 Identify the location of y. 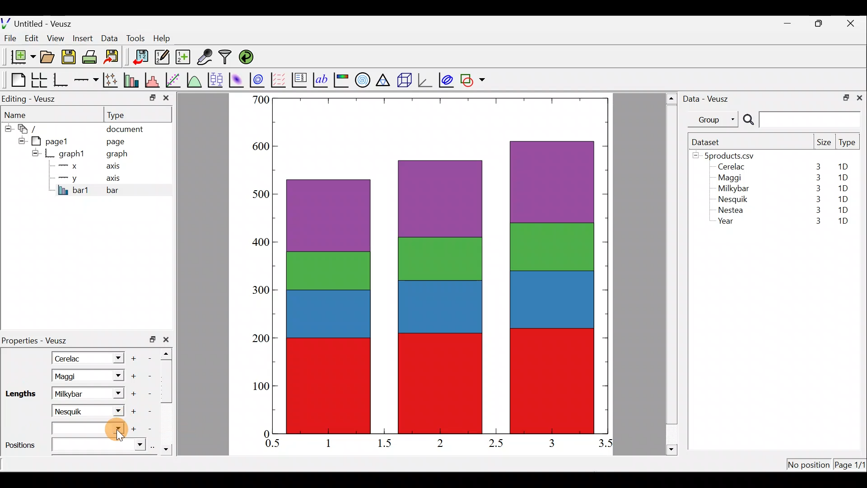
(68, 177).